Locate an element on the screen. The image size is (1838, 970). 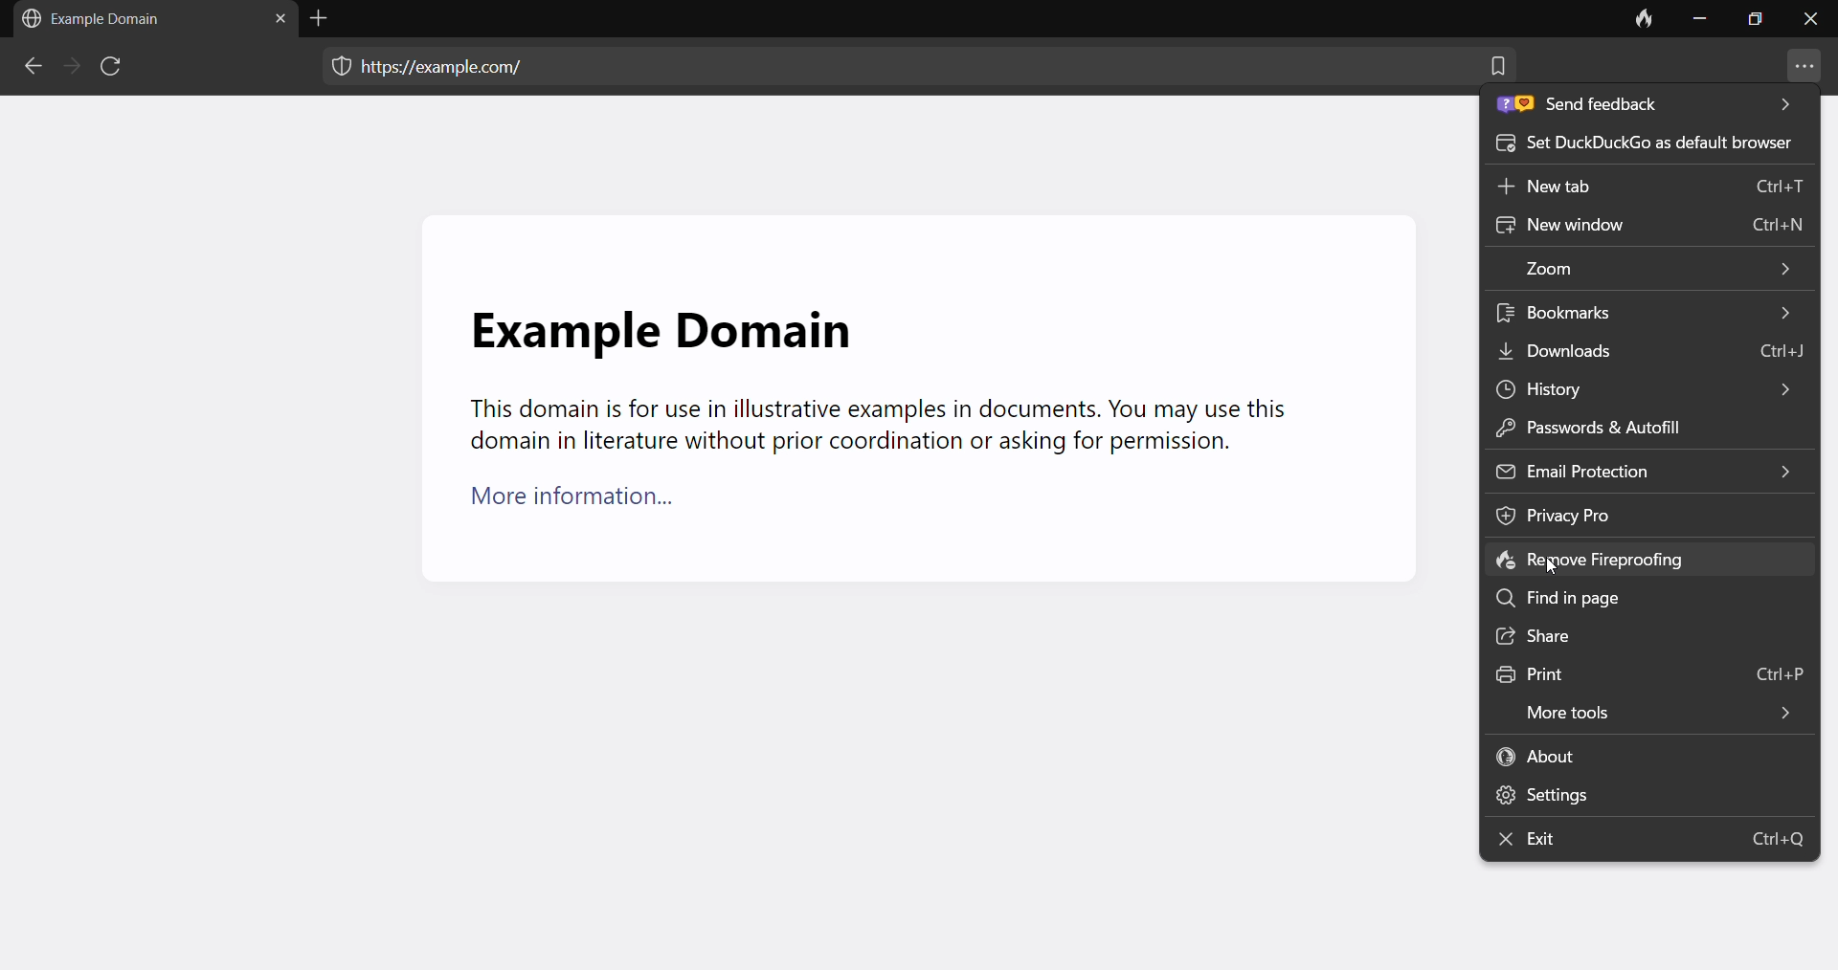
This domain is for use in illustrative examples in documents. You may use this
domain in literature without prior coordination or asking for permission. is located at coordinates (875, 427).